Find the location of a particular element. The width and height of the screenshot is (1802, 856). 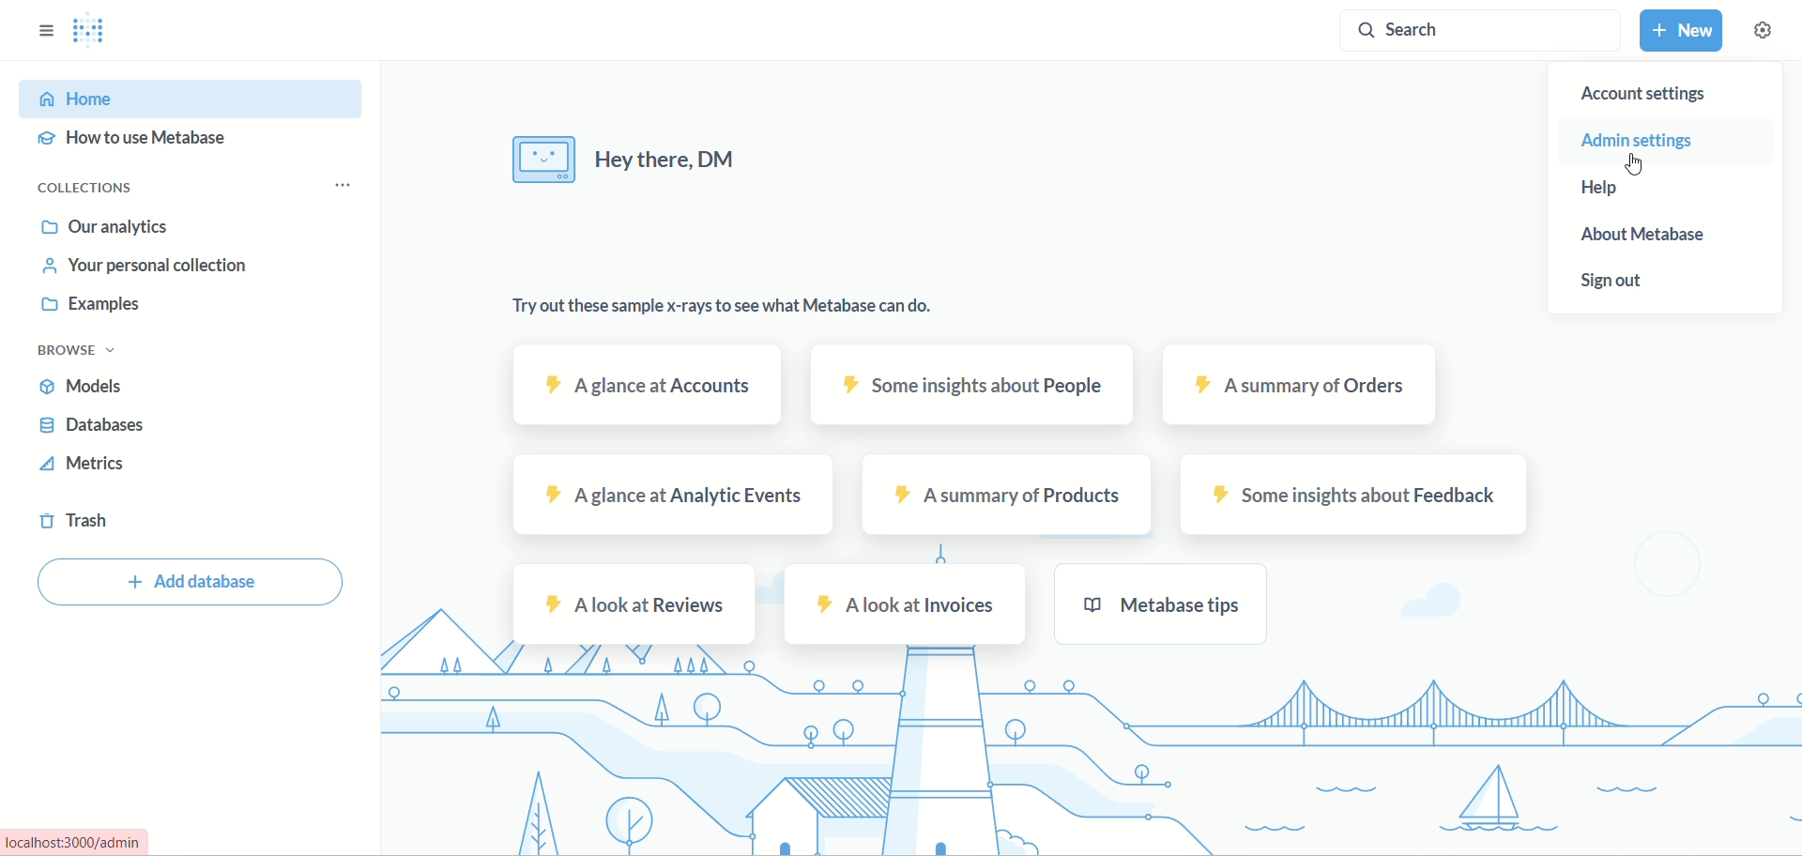

trash is located at coordinates (74, 522).